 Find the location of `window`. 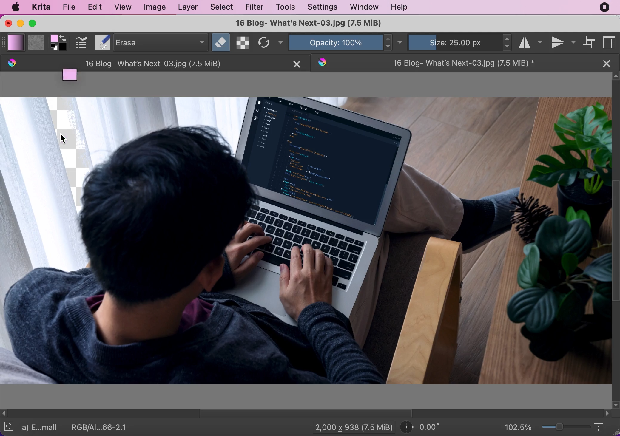

window is located at coordinates (365, 7).